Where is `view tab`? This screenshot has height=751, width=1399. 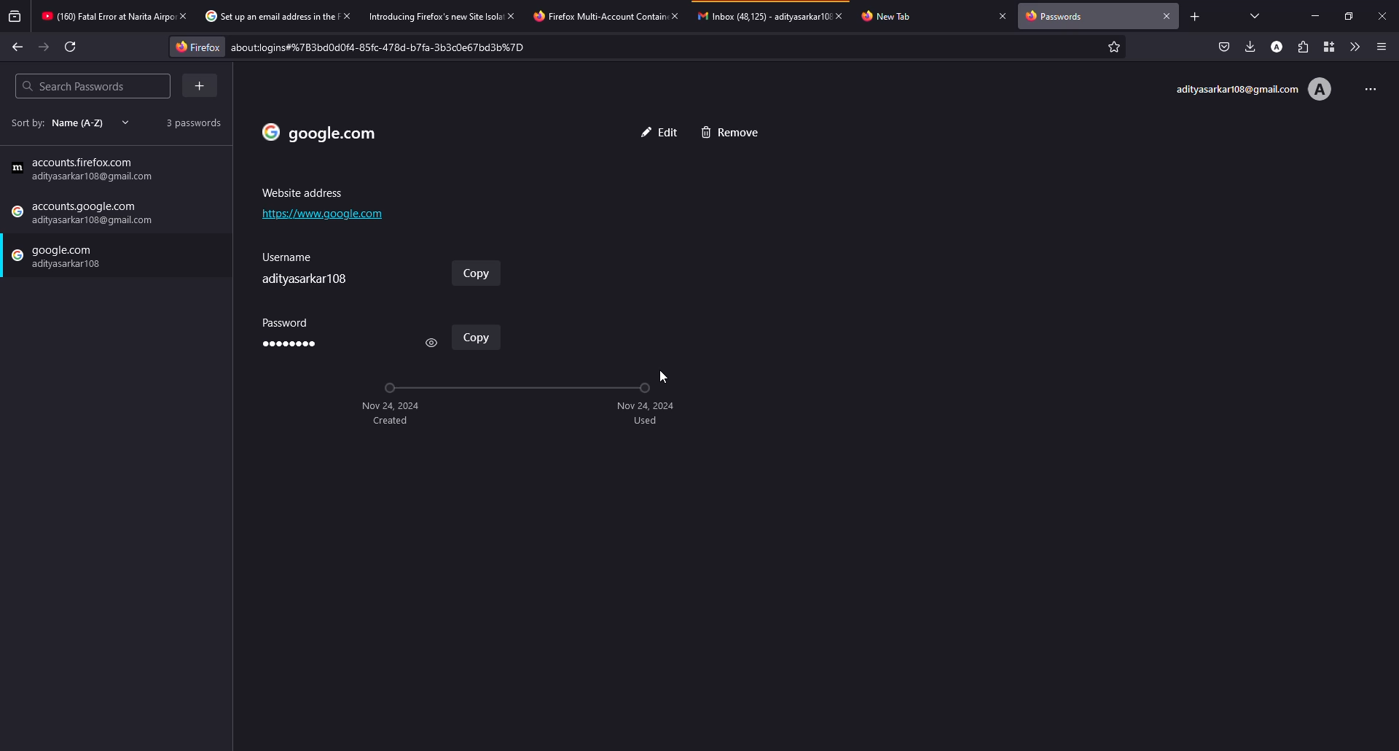 view tab is located at coordinates (1255, 15).